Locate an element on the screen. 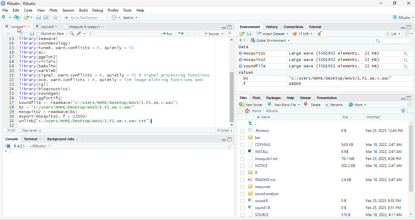  Feb 25, 2025, 8:36 PM is located at coordinates (382, 158).